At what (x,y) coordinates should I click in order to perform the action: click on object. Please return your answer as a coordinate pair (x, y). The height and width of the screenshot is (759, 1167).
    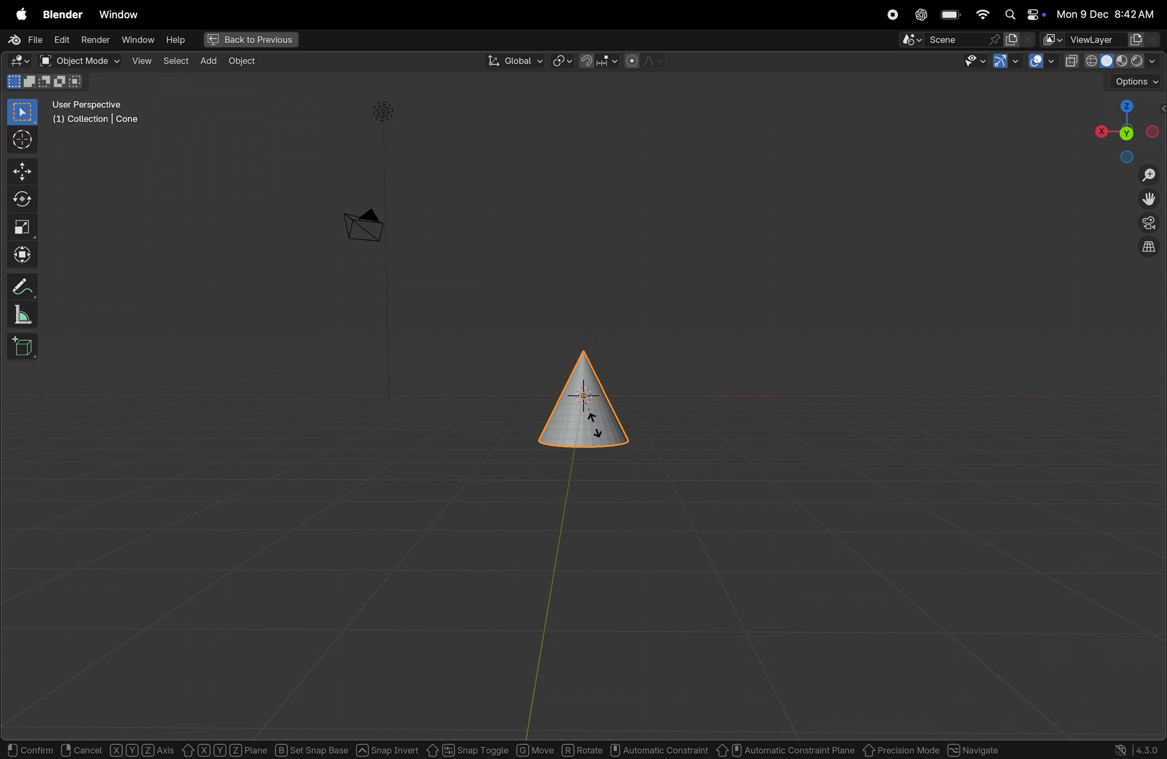
    Looking at the image, I should click on (143, 750).